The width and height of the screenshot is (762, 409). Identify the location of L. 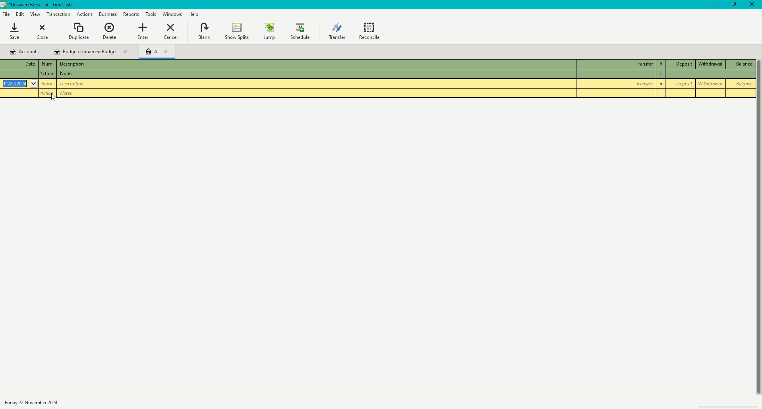
(661, 73).